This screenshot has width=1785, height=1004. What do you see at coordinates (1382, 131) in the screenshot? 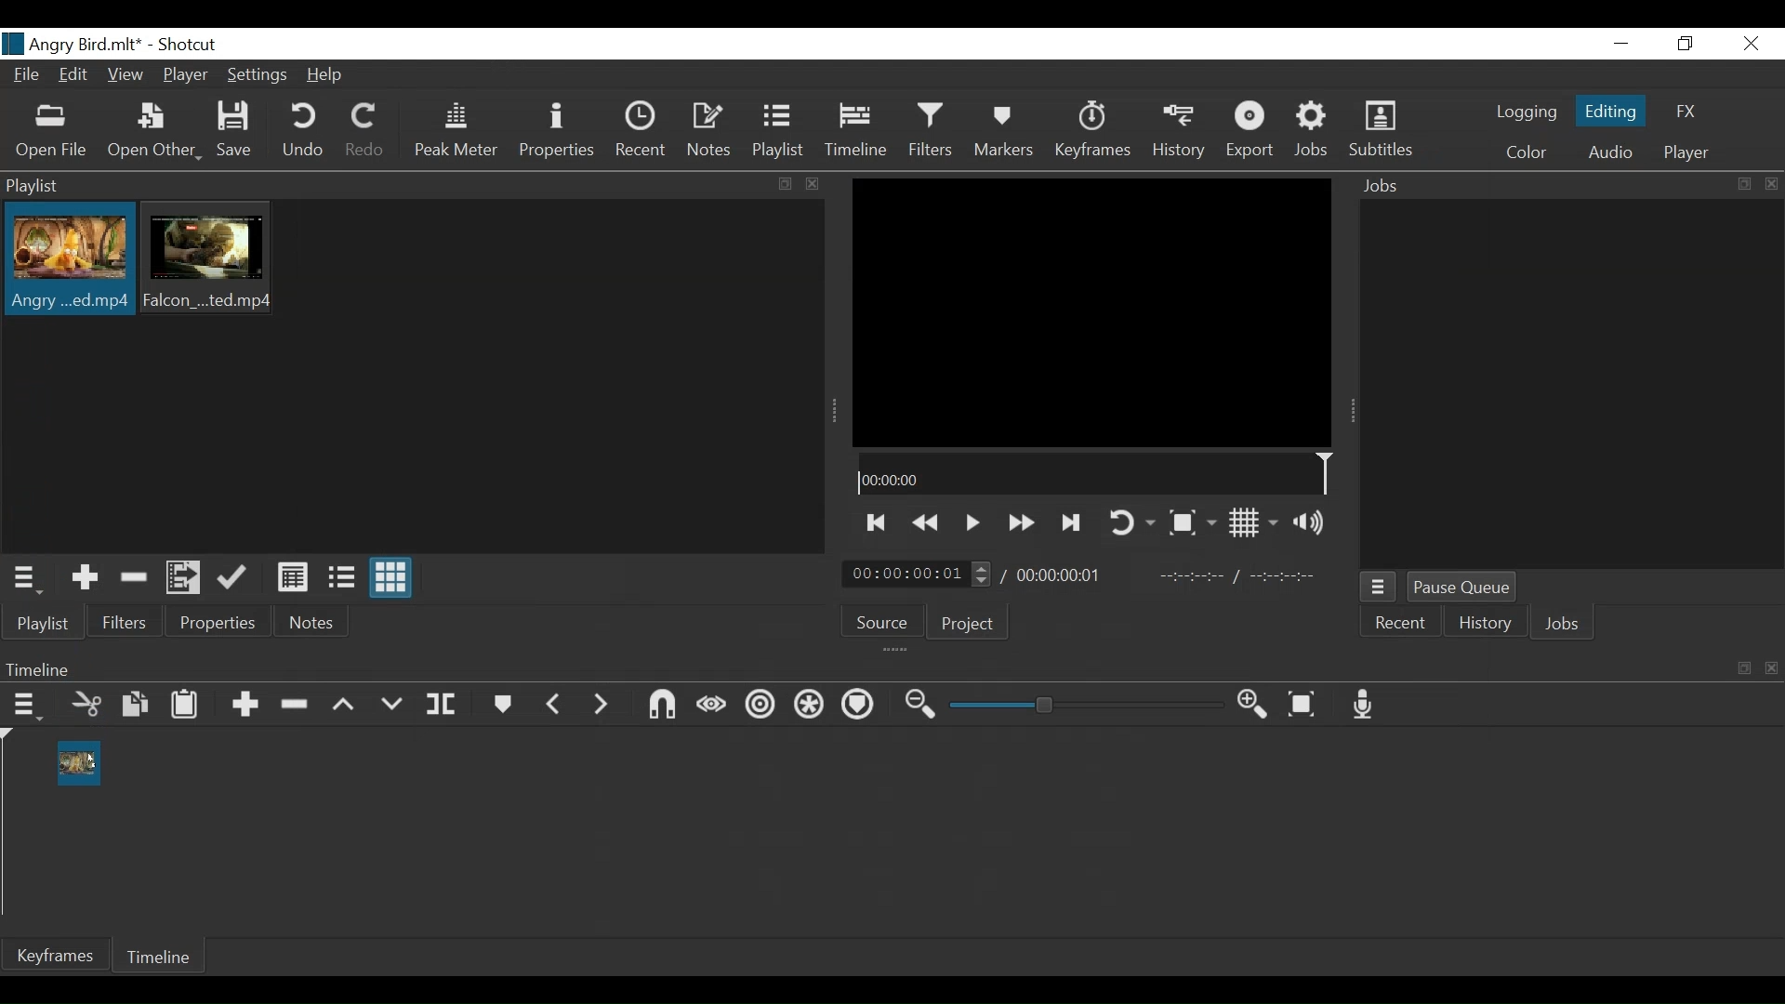
I see `Subtitles` at bounding box center [1382, 131].